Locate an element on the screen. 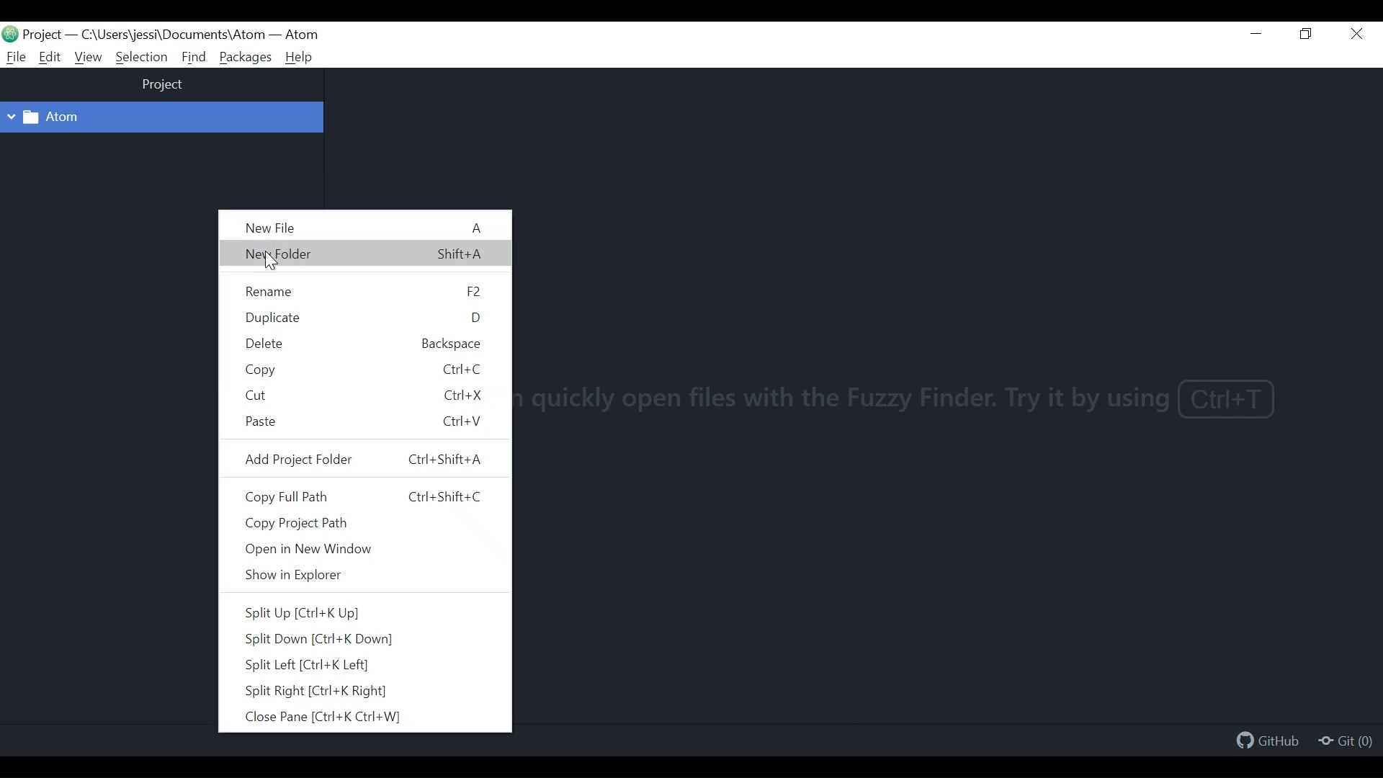 The image size is (1383, 778). Split Up is located at coordinates (305, 612).